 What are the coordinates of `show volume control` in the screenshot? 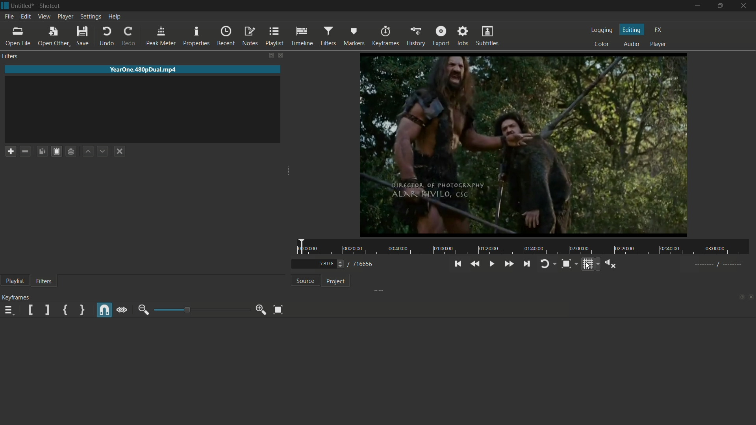 It's located at (610, 264).